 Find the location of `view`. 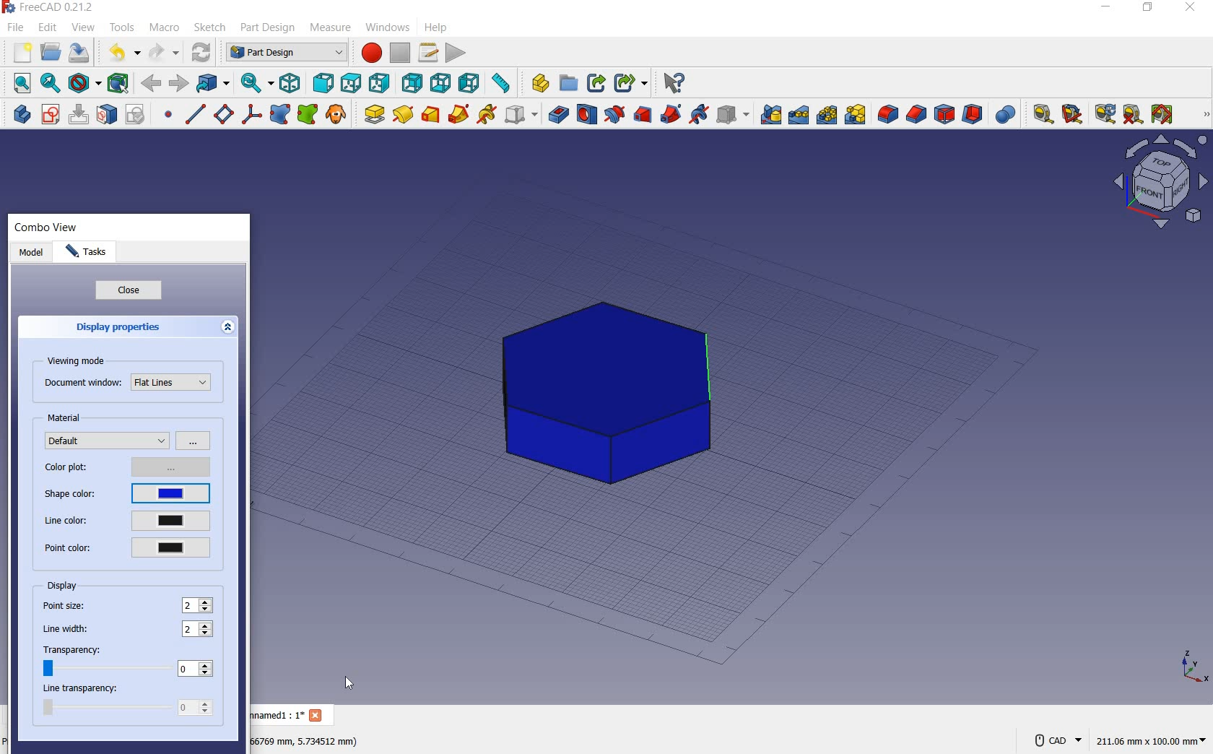

view is located at coordinates (84, 25).